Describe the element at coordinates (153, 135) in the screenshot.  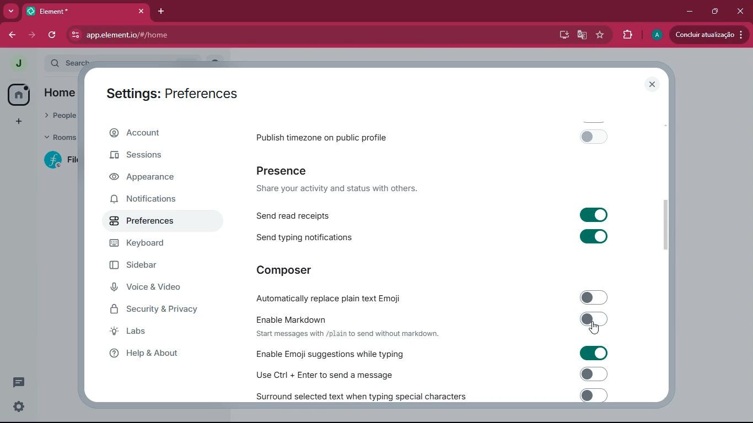
I see `account` at that location.